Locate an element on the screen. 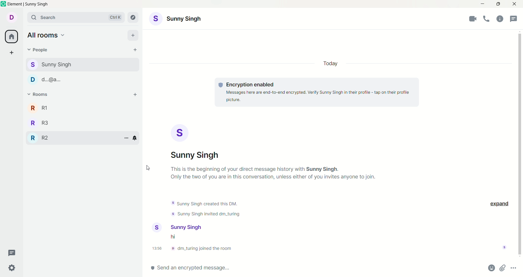 This screenshot has height=277, width=523. s is located at coordinates (54, 64).